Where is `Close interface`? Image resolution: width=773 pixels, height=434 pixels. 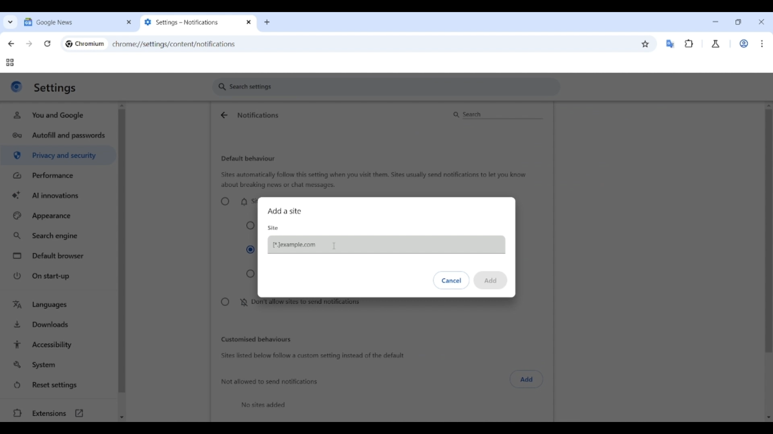
Close interface is located at coordinates (761, 22).